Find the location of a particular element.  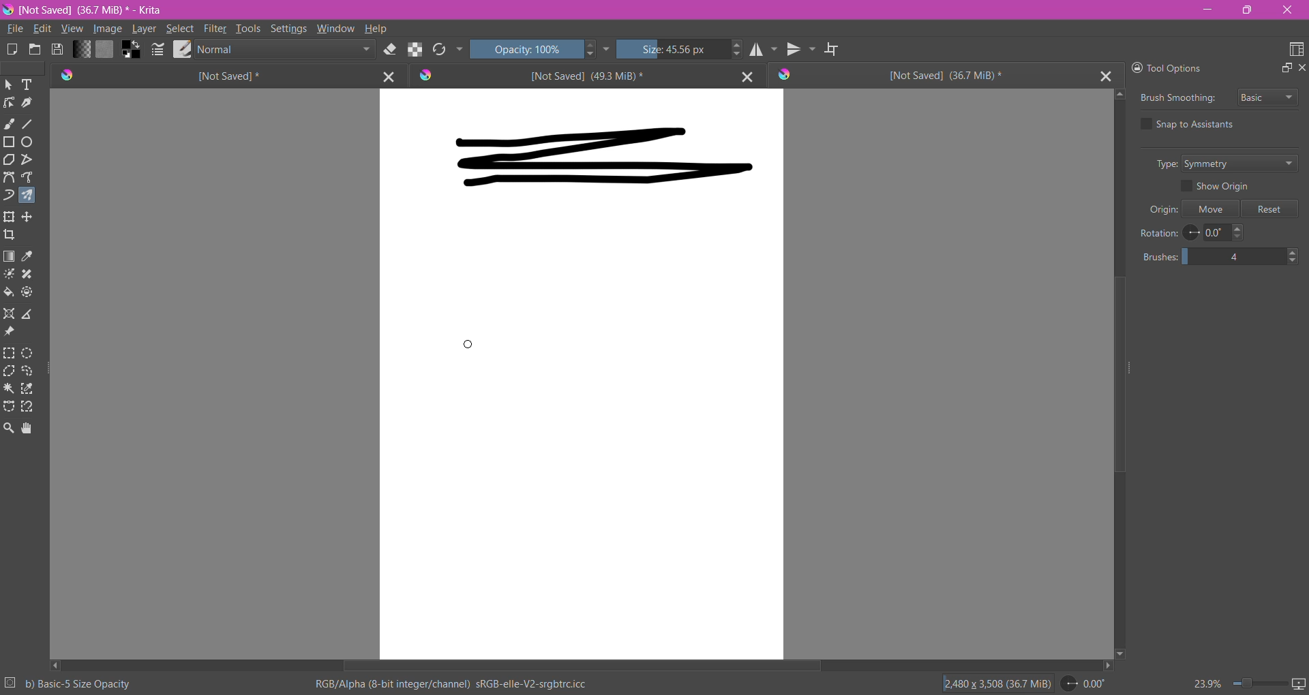

Elliptical Selection Tool is located at coordinates (29, 353).